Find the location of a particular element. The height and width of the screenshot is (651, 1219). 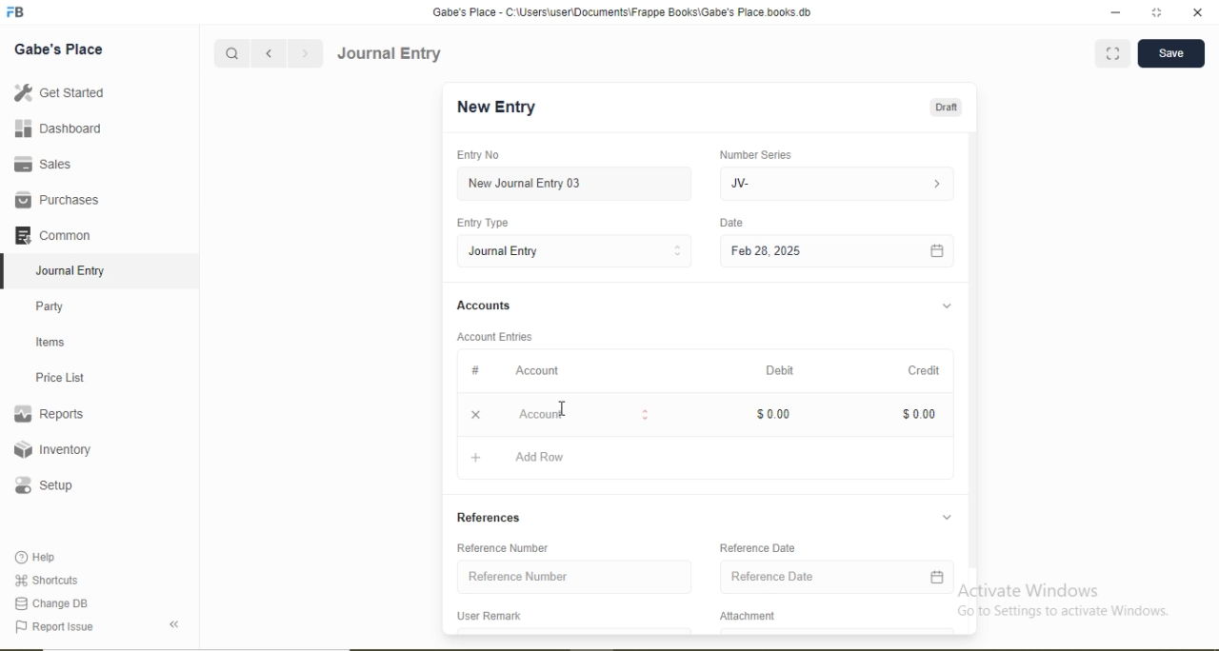

Add is located at coordinates (476, 458).